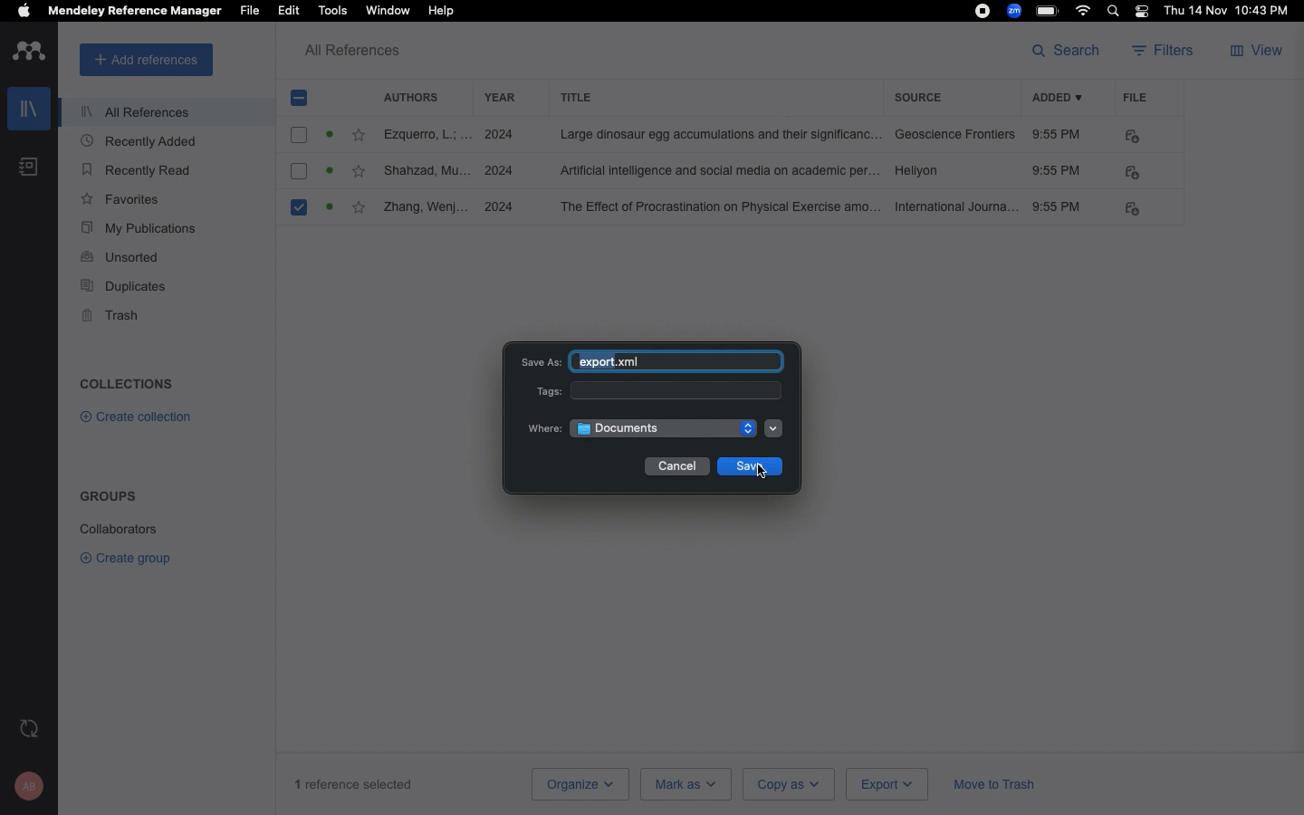 Image resolution: width=1304 pixels, height=815 pixels. Describe the element at coordinates (120, 256) in the screenshot. I see `Unsorted` at that location.